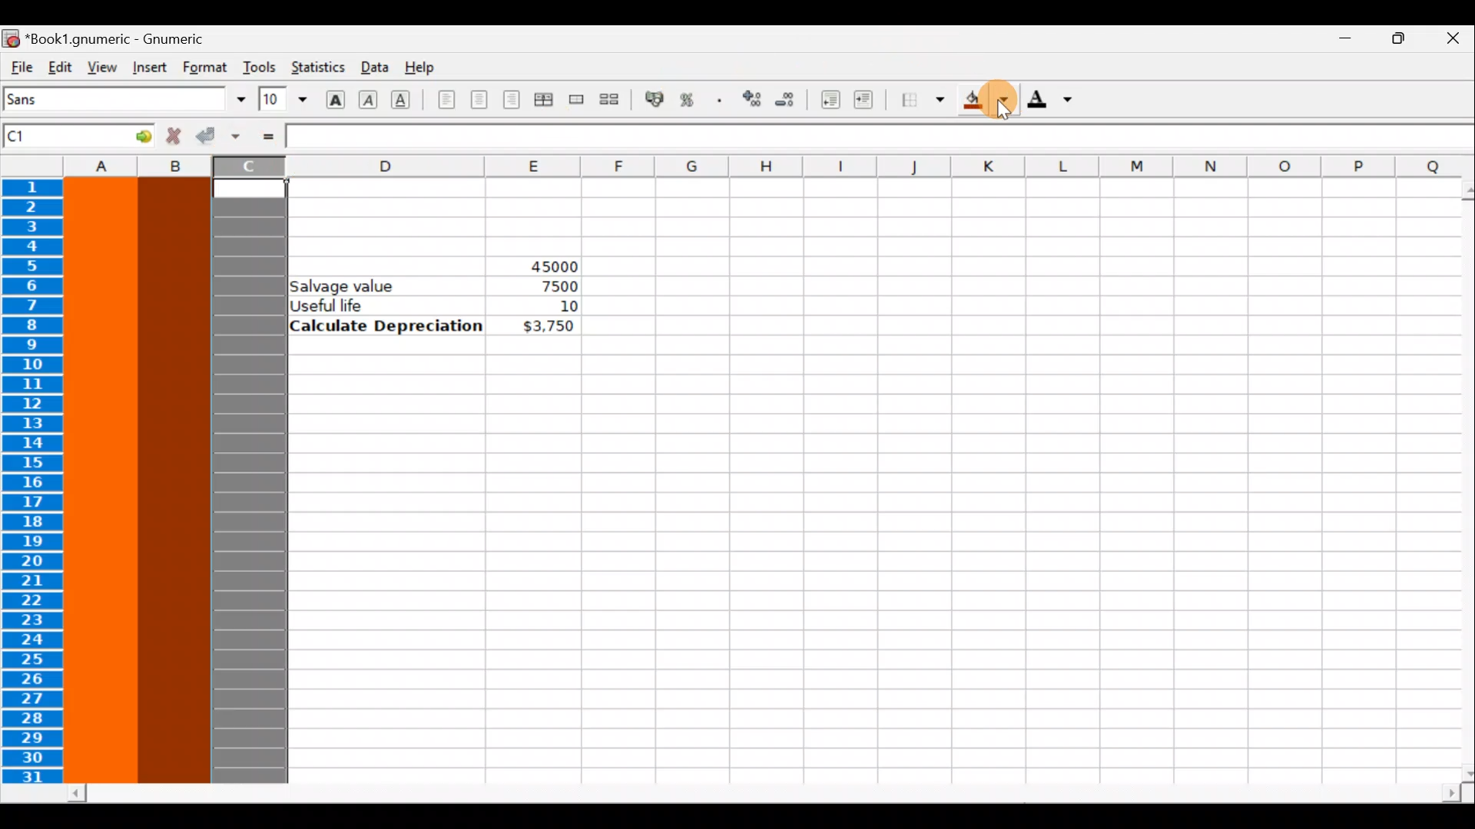 Image resolution: width=1475 pixels, height=829 pixels. Describe the element at coordinates (988, 99) in the screenshot. I see `Background` at that location.